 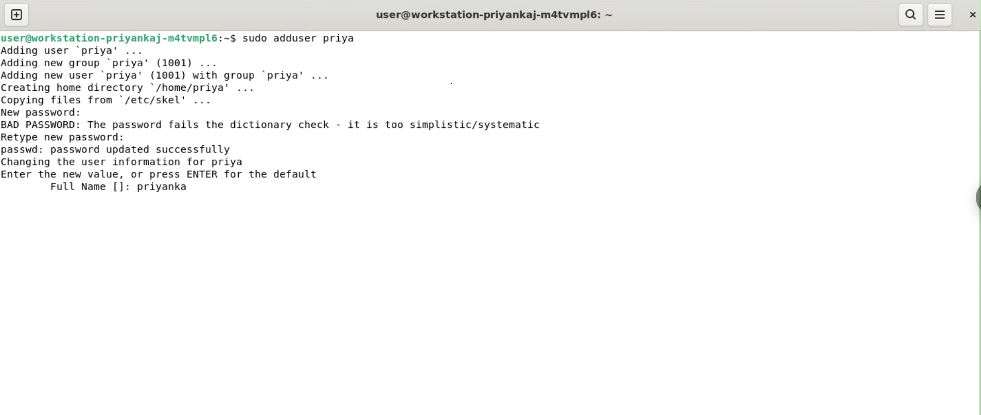 I want to click on menu, so click(x=941, y=15).